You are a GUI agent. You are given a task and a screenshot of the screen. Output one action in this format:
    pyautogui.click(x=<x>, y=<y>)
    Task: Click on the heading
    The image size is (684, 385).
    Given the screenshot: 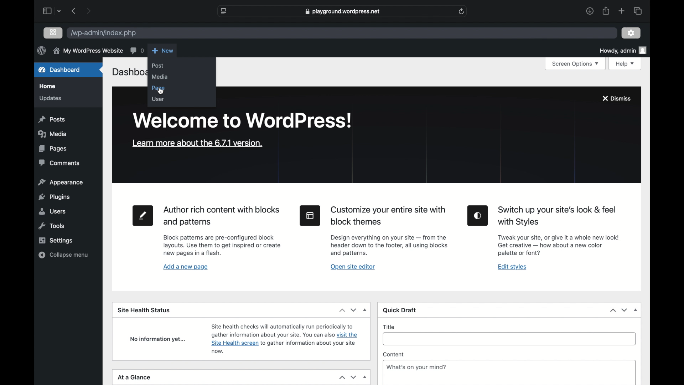 What is the action you would take?
    pyautogui.click(x=389, y=216)
    